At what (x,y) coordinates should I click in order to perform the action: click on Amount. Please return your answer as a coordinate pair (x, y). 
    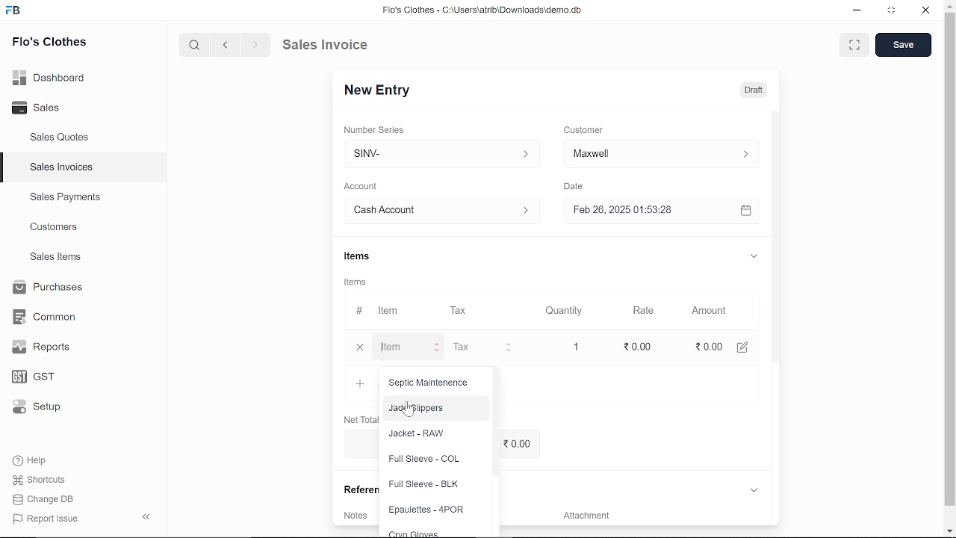
    Looking at the image, I should click on (716, 311).